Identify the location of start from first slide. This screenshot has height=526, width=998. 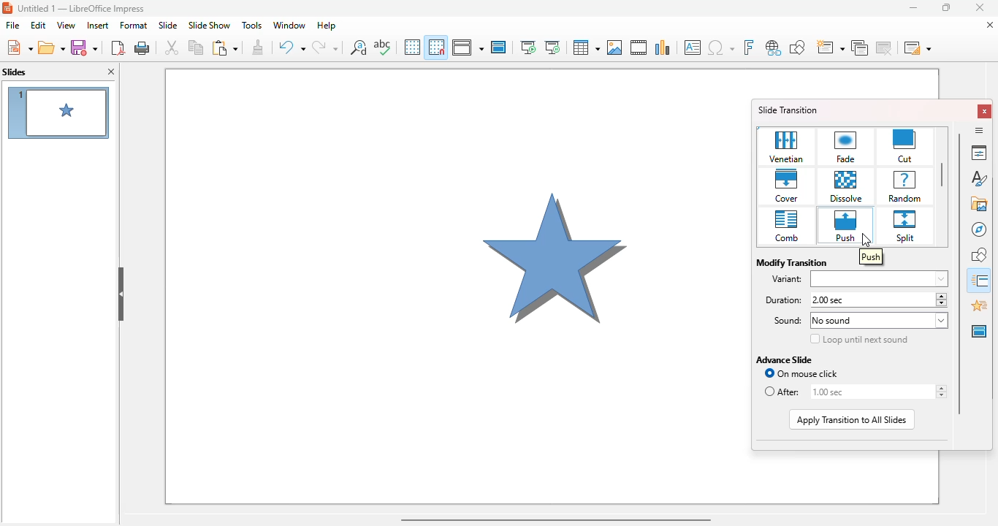
(529, 47).